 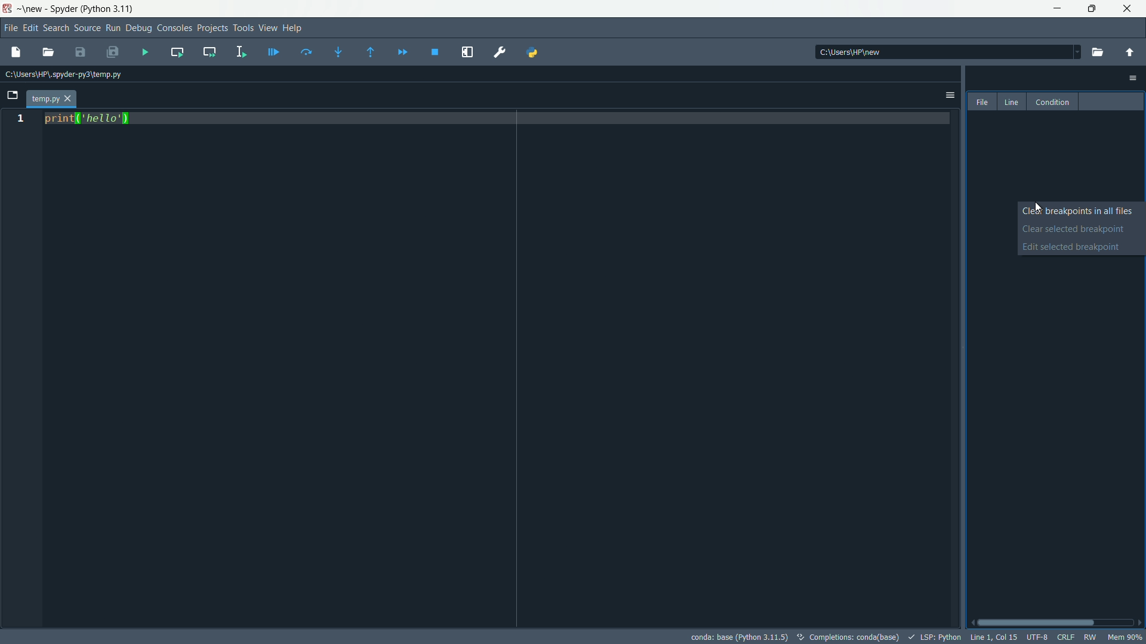 I want to click on breakpoint pane settings, so click(x=1134, y=78).